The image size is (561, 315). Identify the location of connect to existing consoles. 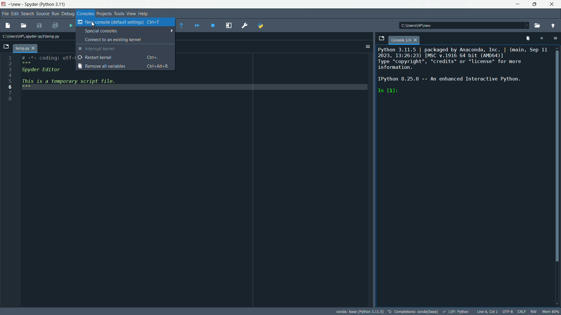
(118, 40).